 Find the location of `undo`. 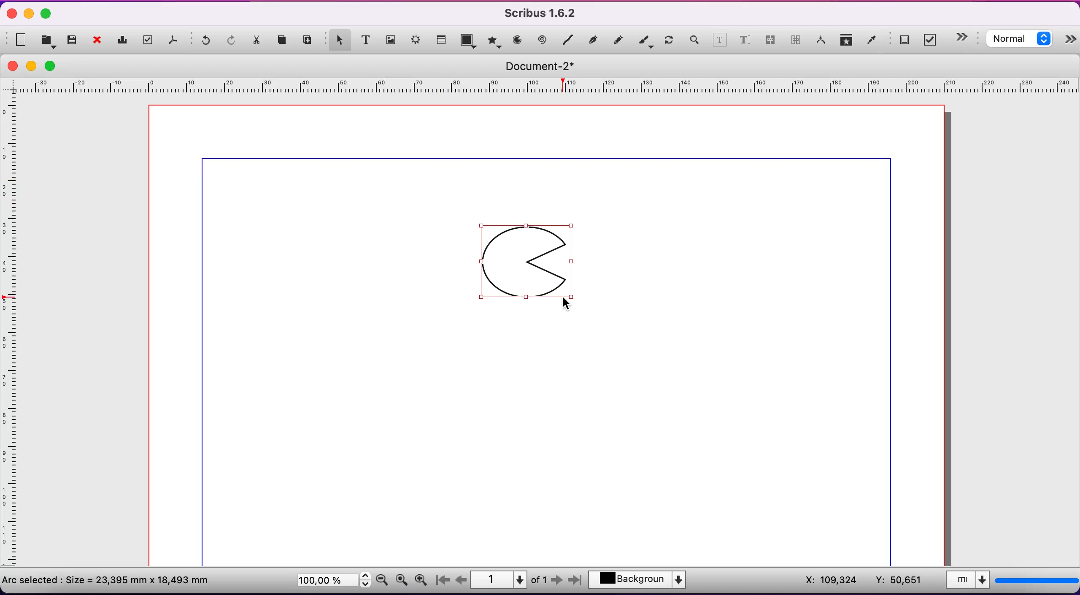

undo is located at coordinates (202, 42).